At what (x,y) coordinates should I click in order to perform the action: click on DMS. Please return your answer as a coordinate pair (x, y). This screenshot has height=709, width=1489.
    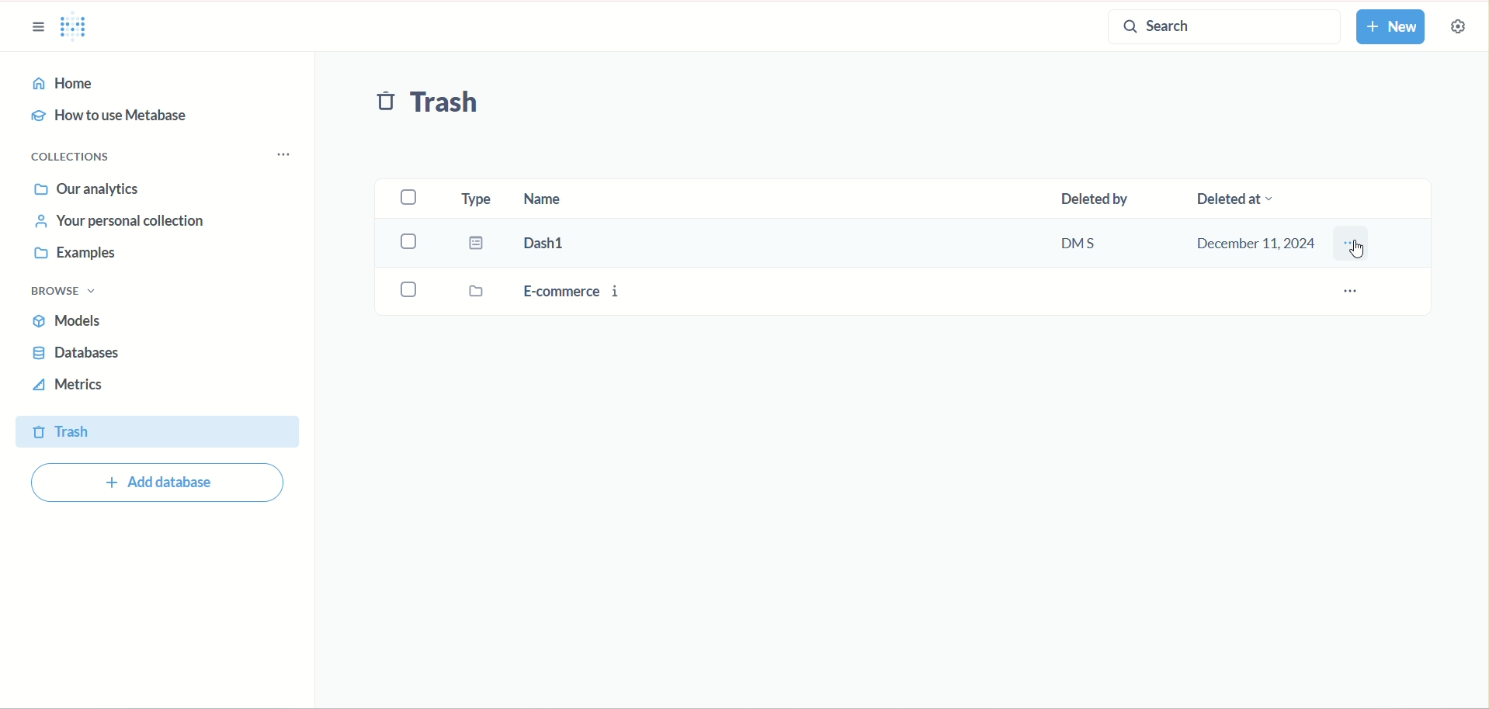
    Looking at the image, I should click on (1094, 245).